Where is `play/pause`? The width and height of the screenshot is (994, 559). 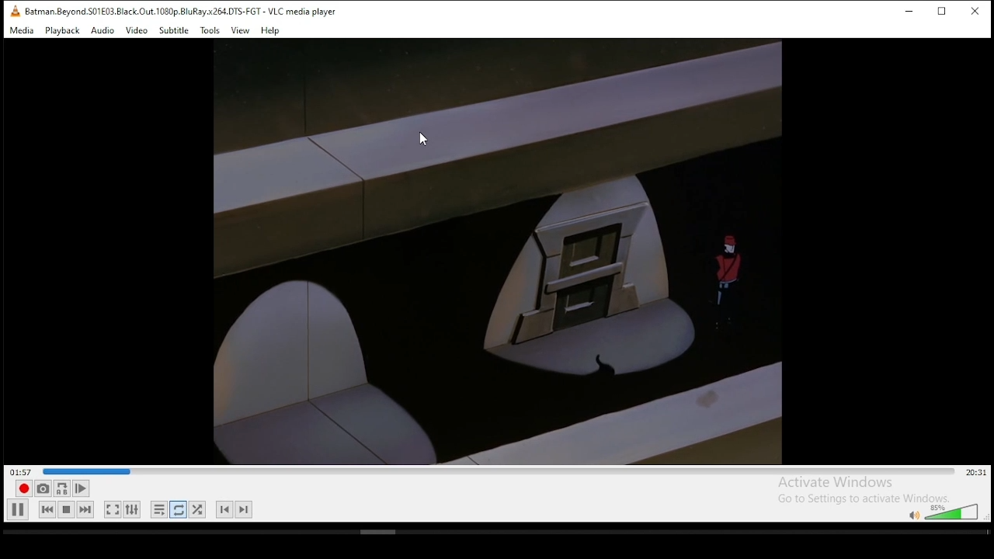 play/pause is located at coordinates (18, 510).